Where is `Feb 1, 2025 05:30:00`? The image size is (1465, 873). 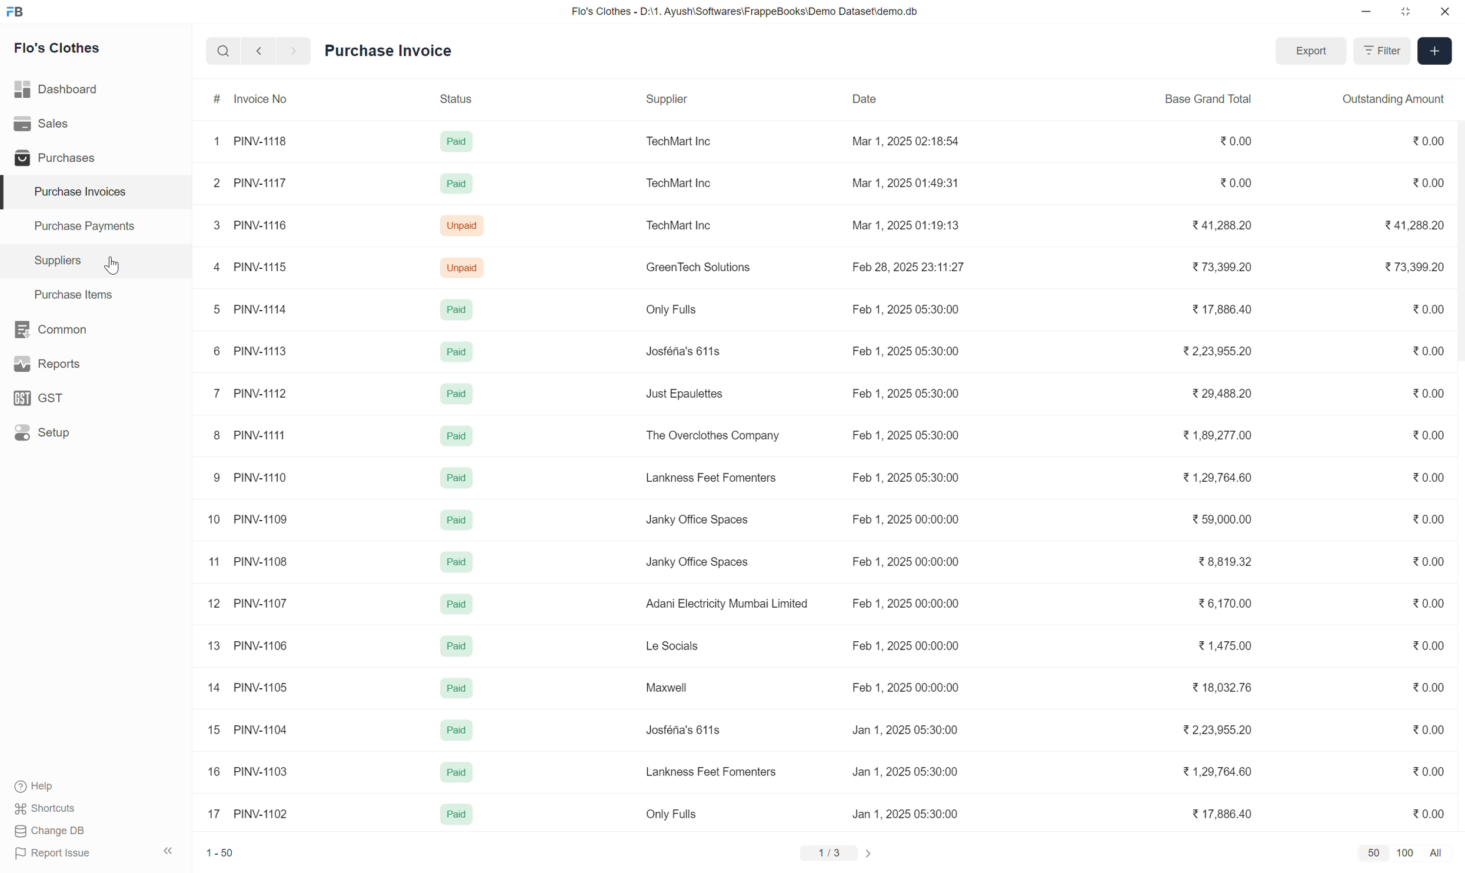
Feb 1, 2025 05:30:00 is located at coordinates (906, 475).